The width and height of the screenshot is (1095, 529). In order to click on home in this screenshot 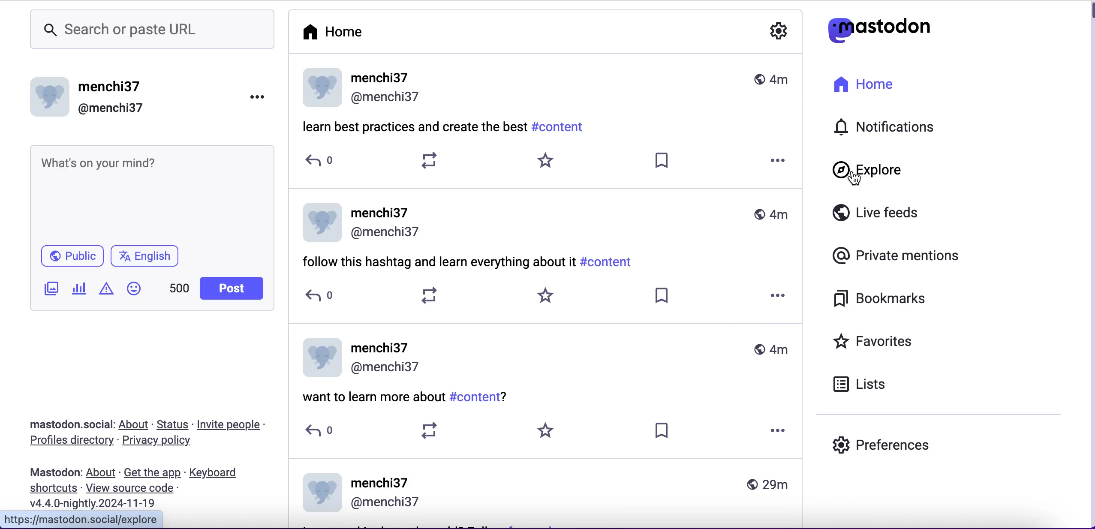, I will do `click(888, 84)`.